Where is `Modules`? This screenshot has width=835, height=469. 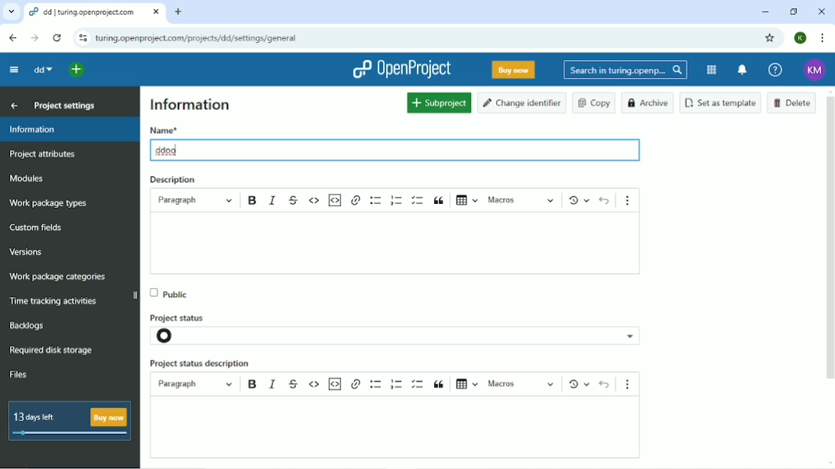 Modules is located at coordinates (25, 178).